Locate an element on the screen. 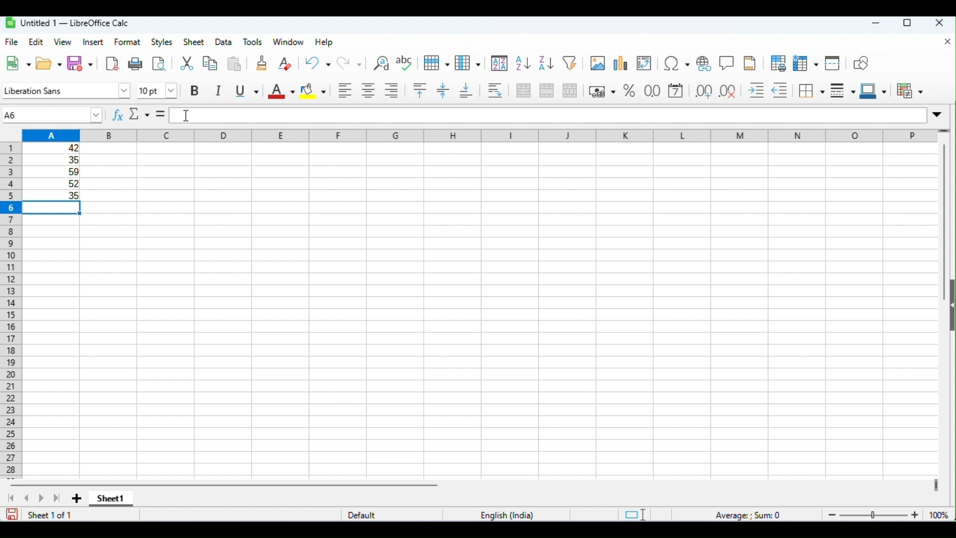 The height and width of the screenshot is (538, 956). decrease indent is located at coordinates (780, 90).